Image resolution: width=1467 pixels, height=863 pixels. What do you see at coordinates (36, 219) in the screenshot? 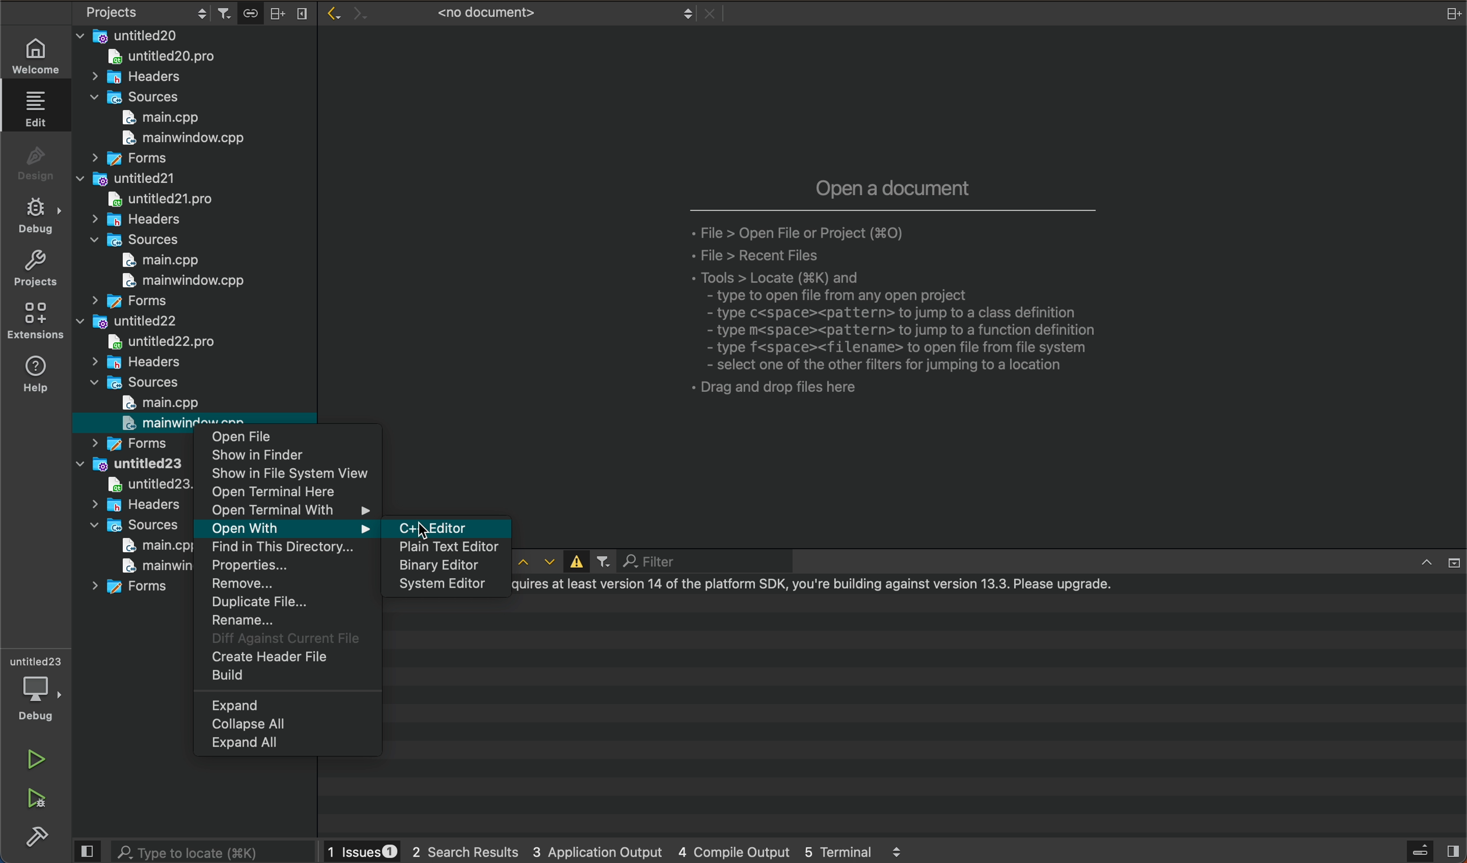
I see `debug` at bounding box center [36, 219].